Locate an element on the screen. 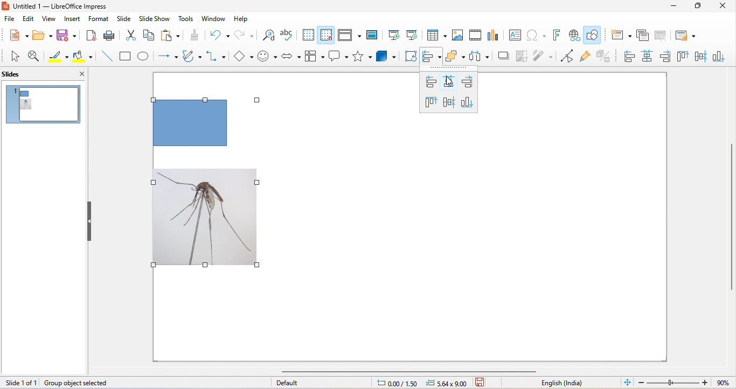 This screenshot has height=389, width=736. help is located at coordinates (244, 20).